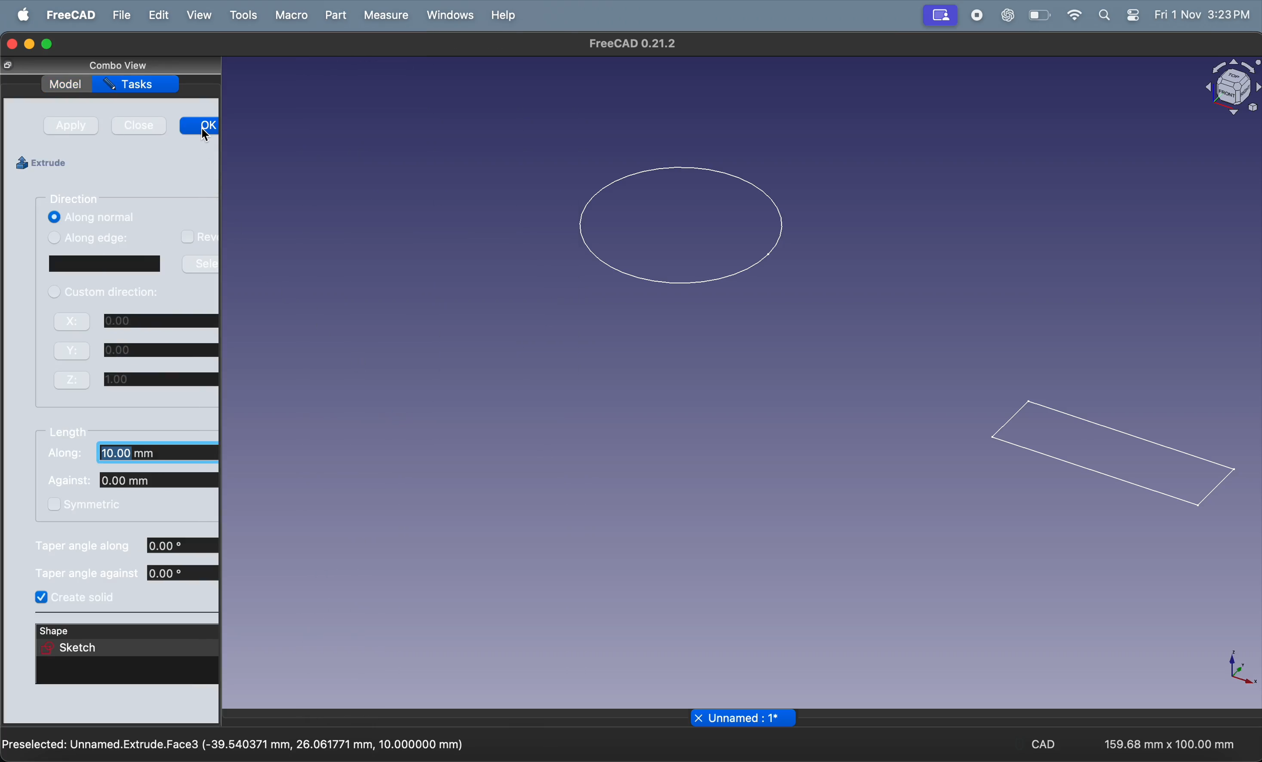 This screenshot has width=1262, height=762. Describe the element at coordinates (1161, 744) in the screenshot. I see `159.68 mm x 100.00 mm` at that location.